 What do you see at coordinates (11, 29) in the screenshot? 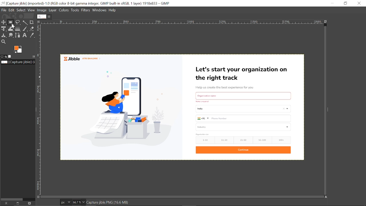
I see `Wrap tool` at bounding box center [11, 29].